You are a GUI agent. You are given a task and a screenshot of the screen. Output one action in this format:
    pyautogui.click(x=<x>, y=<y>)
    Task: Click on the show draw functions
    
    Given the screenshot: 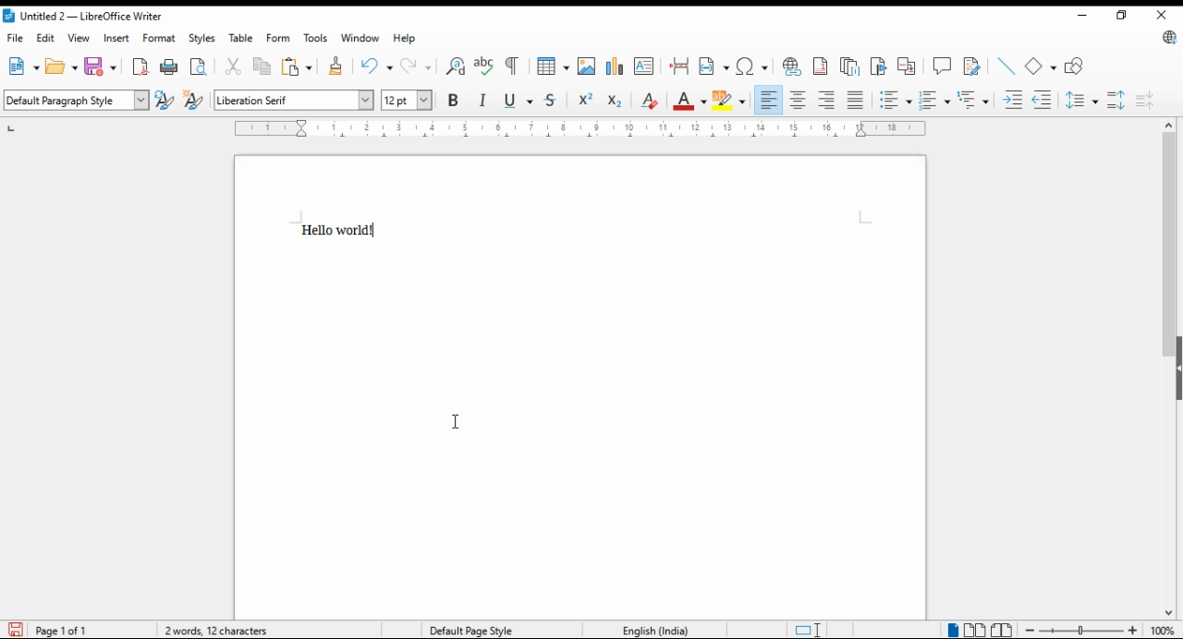 What is the action you would take?
    pyautogui.click(x=1078, y=64)
    